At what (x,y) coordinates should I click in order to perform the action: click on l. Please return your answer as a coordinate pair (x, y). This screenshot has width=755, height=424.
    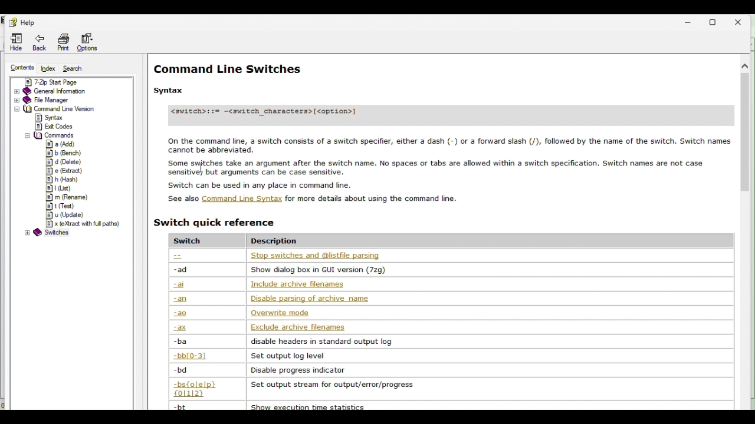
    Looking at the image, I should click on (57, 189).